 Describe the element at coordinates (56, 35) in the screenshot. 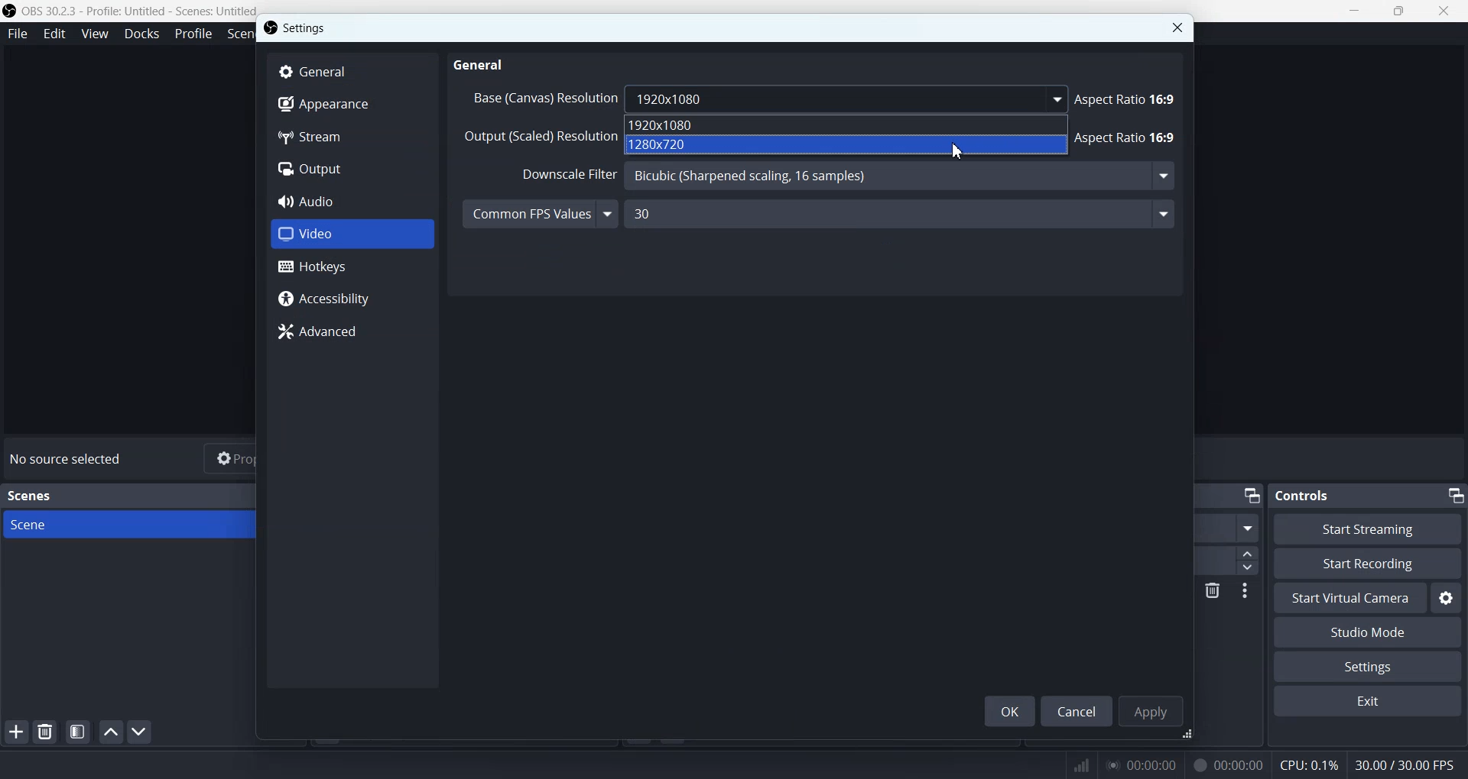

I see `Edit` at that location.